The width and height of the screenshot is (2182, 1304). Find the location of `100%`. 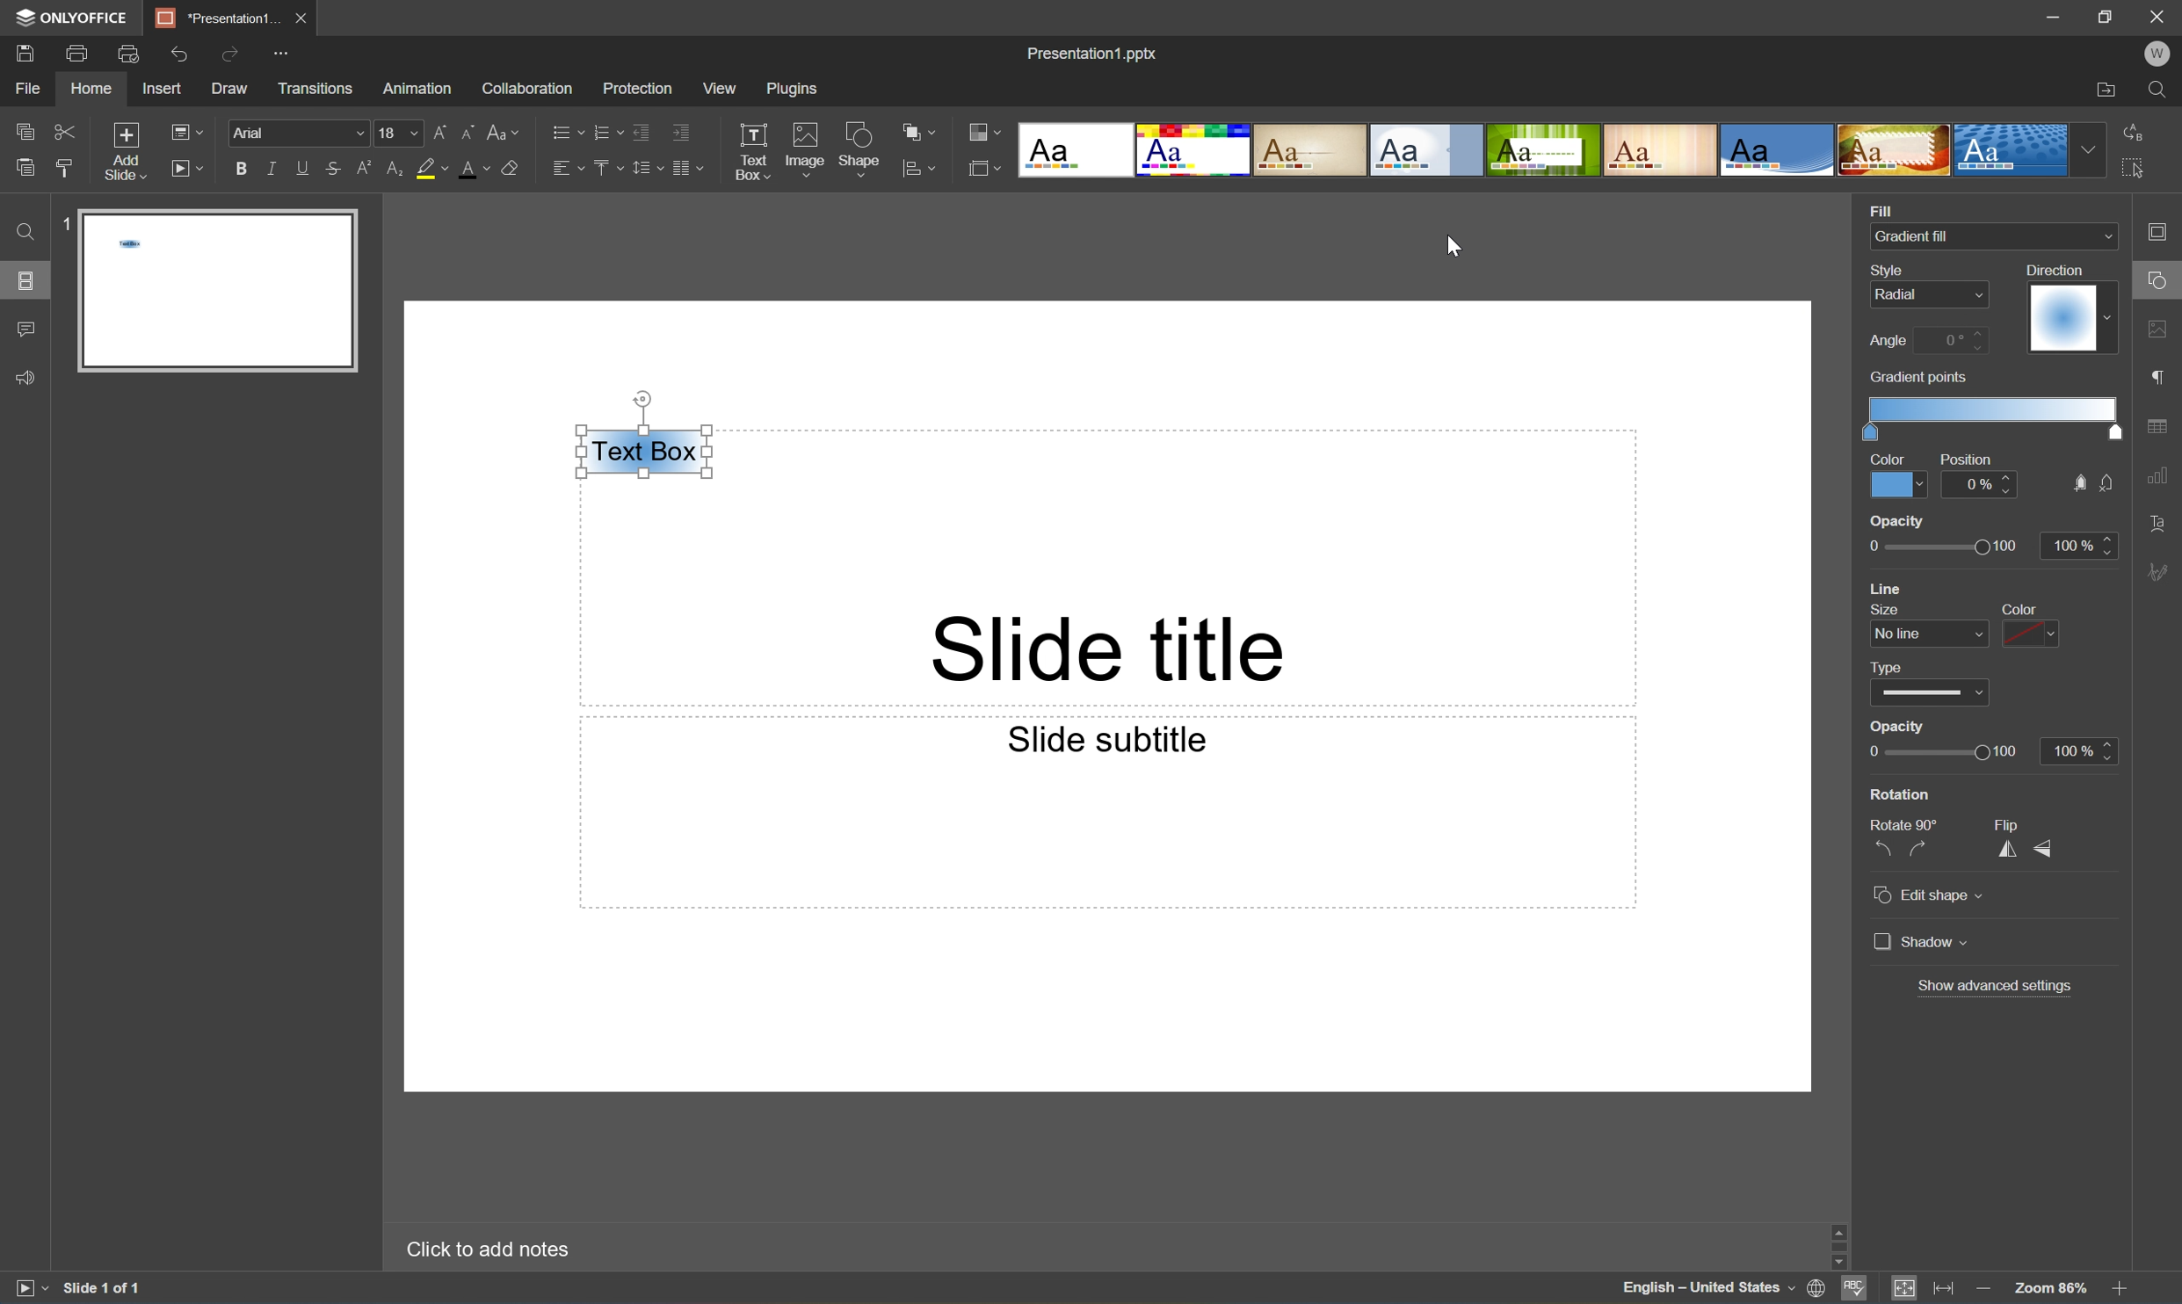

100% is located at coordinates (2078, 543).